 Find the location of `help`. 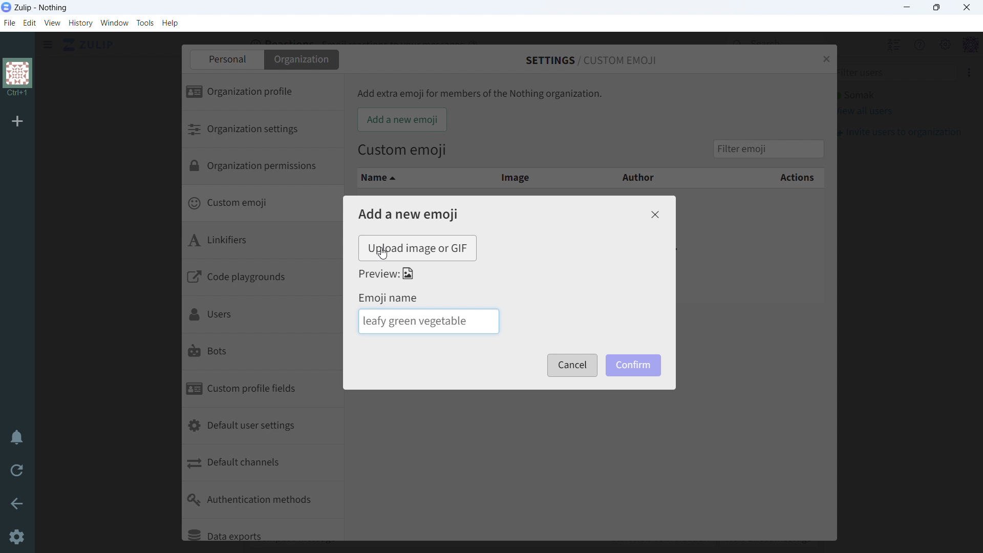

help is located at coordinates (170, 23).